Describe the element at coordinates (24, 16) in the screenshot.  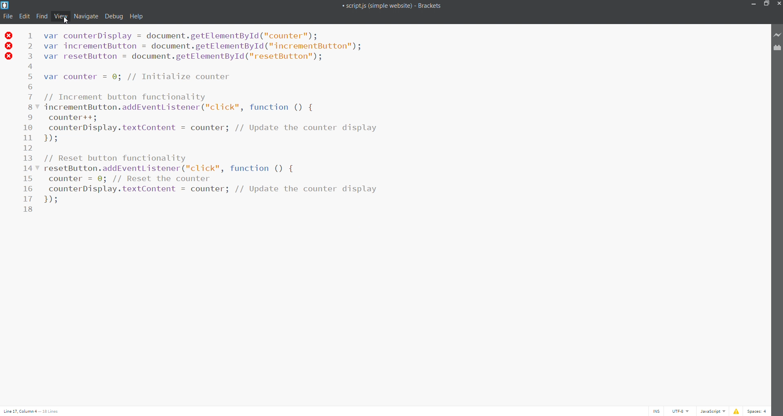
I see `edit` at that location.